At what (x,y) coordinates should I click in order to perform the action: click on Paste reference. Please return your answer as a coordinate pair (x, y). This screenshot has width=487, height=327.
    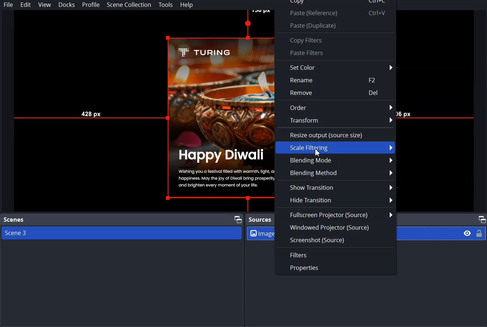
    Looking at the image, I should click on (335, 13).